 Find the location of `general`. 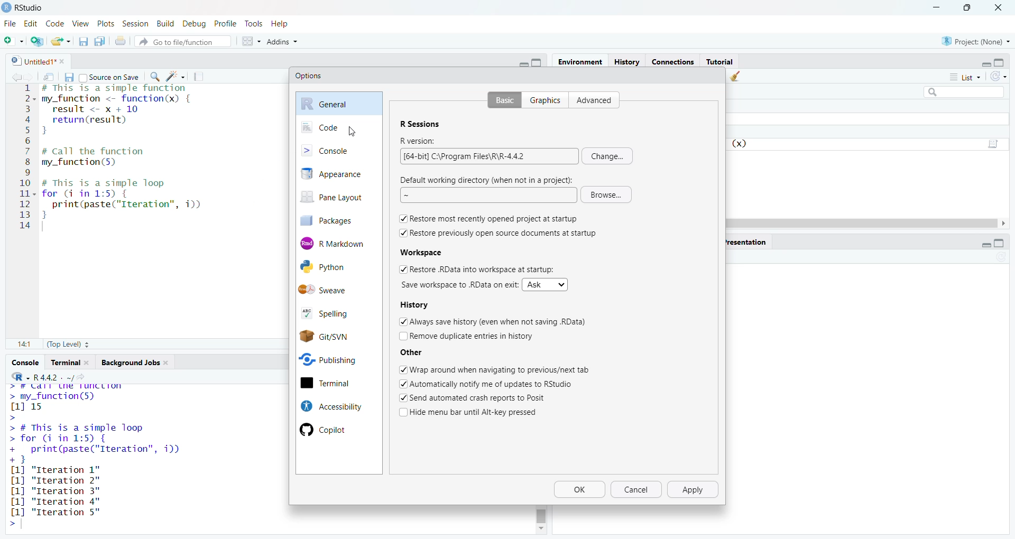

general is located at coordinates (339, 104).